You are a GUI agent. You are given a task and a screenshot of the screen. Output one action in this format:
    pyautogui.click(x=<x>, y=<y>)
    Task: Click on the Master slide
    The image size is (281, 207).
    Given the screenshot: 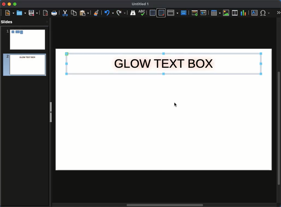 What is the action you would take?
    pyautogui.click(x=185, y=13)
    